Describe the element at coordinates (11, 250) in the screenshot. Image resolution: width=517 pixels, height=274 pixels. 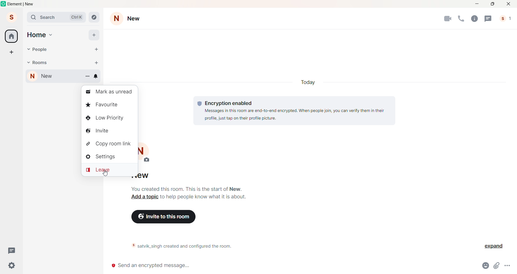
I see `Threads` at that location.